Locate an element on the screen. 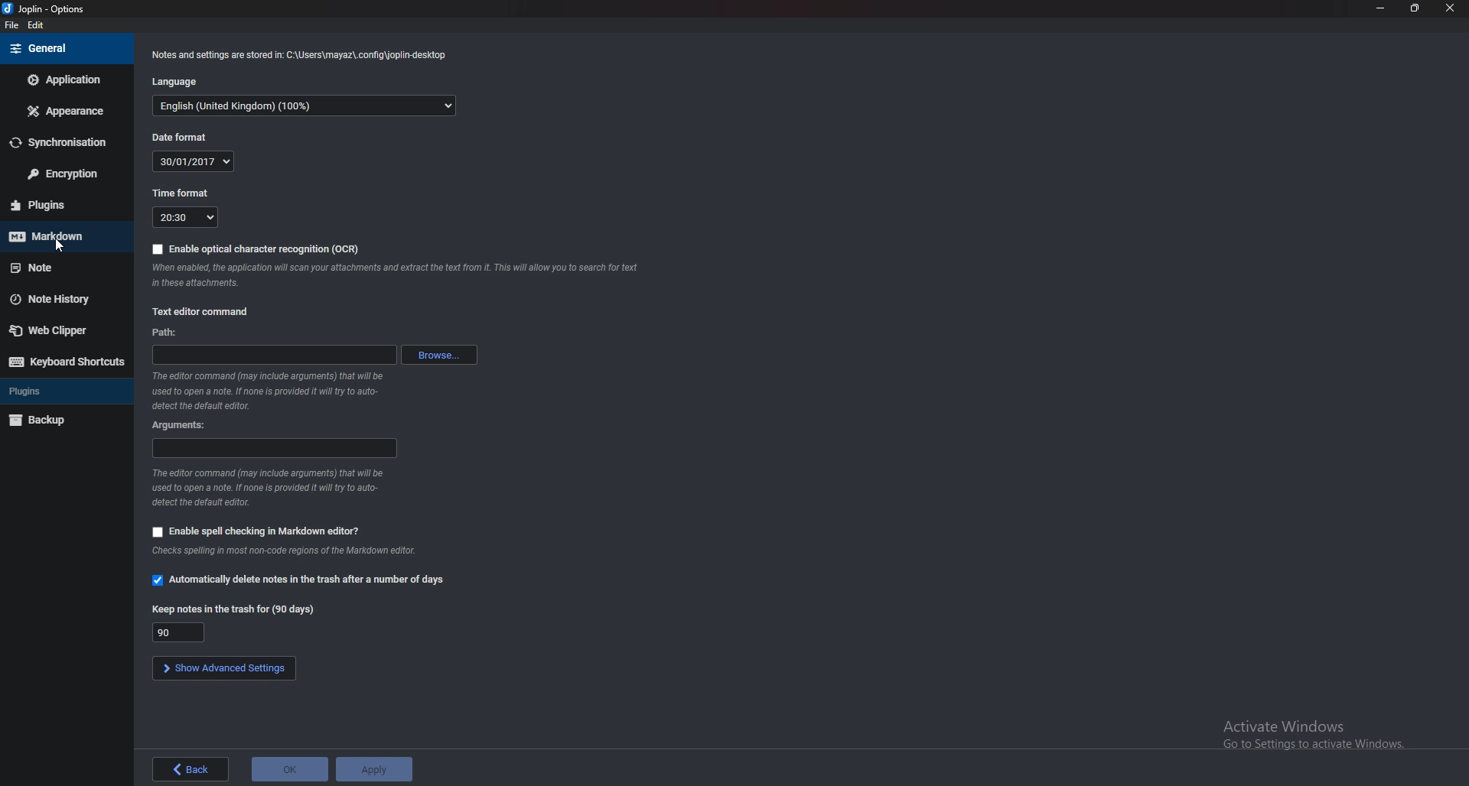 The image size is (1469, 786). info is located at coordinates (274, 391).